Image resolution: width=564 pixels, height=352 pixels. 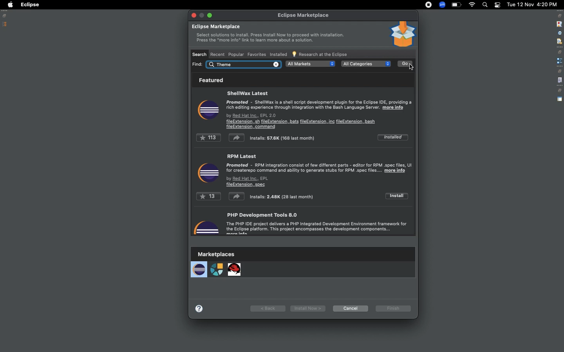 What do you see at coordinates (412, 66) in the screenshot?
I see `color` at bounding box center [412, 66].